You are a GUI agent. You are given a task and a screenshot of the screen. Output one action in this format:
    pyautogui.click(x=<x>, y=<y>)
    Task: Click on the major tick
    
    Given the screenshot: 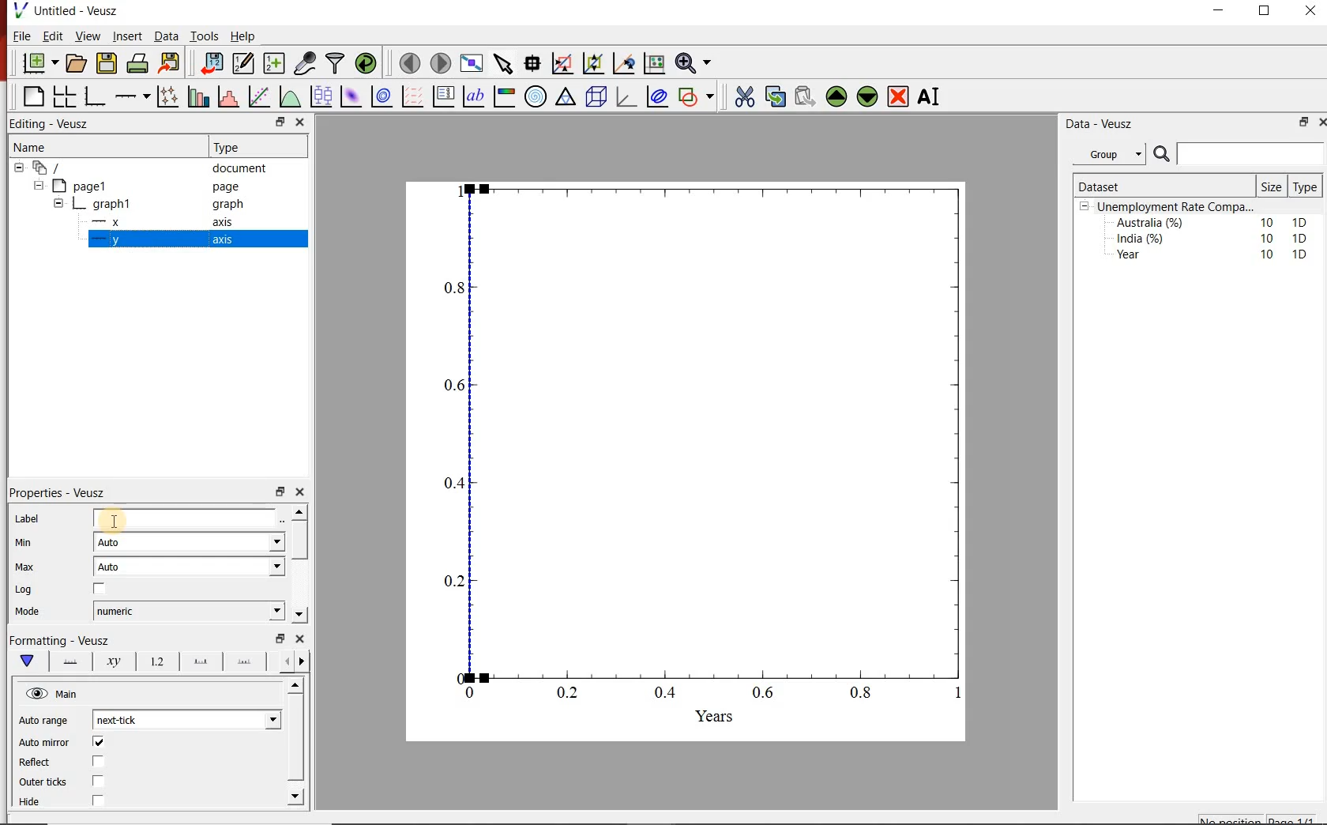 What is the action you would take?
    pyautogui.click(x=201, y=661)
    